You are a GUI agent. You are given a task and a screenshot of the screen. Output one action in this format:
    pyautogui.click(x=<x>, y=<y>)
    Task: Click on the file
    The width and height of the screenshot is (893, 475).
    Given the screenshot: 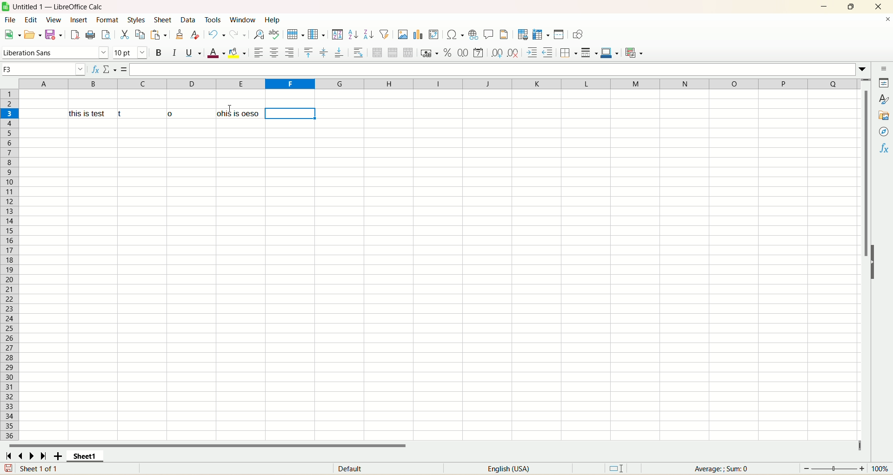 What is the action you would take?
    pyautogui.click(x=12, y=20)
    